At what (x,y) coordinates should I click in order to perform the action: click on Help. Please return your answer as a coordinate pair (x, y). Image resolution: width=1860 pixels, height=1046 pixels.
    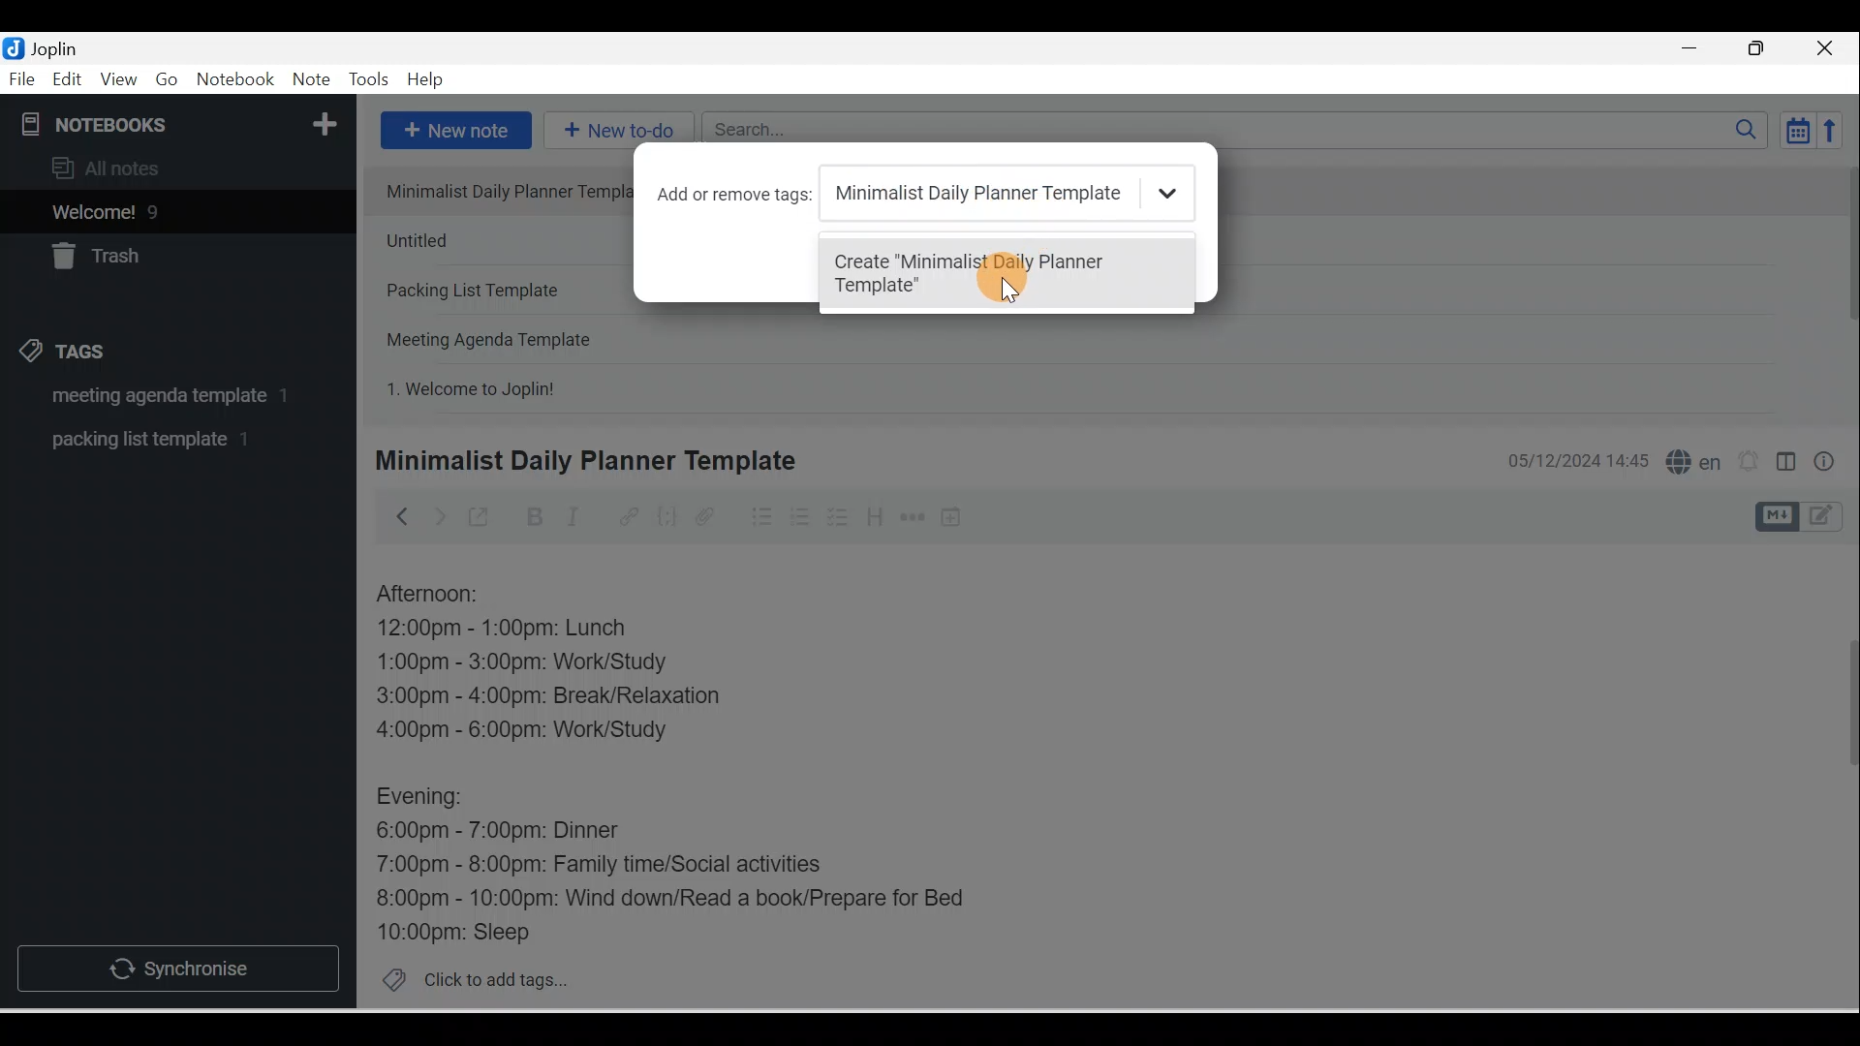
    Looking at the image, I should click on (426, 80).